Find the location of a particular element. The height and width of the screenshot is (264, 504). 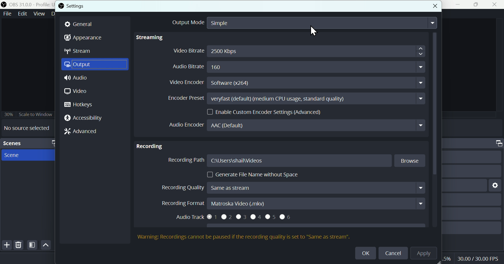

 is located at coordinates (497, 143).